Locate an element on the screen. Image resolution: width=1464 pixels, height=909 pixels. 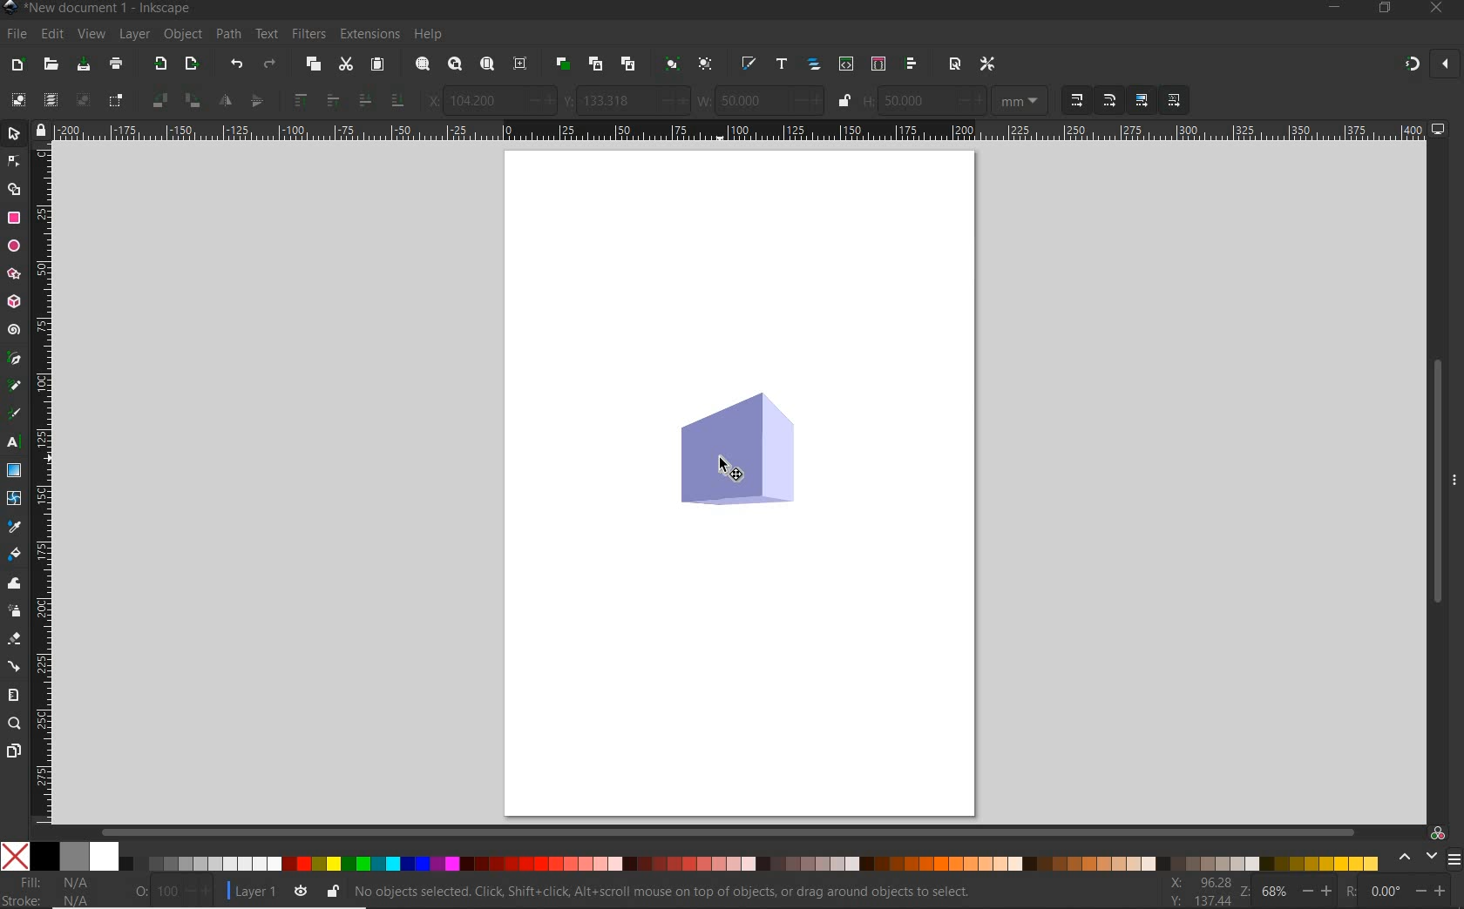
increase/decrease is located at coordinates (1317, 893).